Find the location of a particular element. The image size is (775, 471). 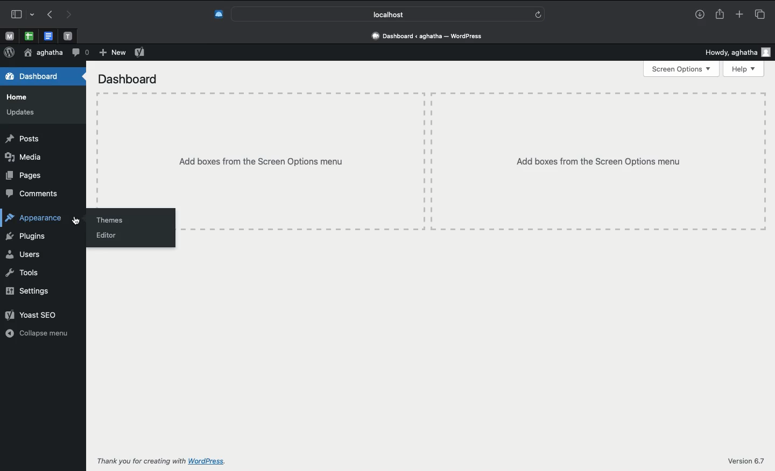

cursor is located at coordinates (78, 221).